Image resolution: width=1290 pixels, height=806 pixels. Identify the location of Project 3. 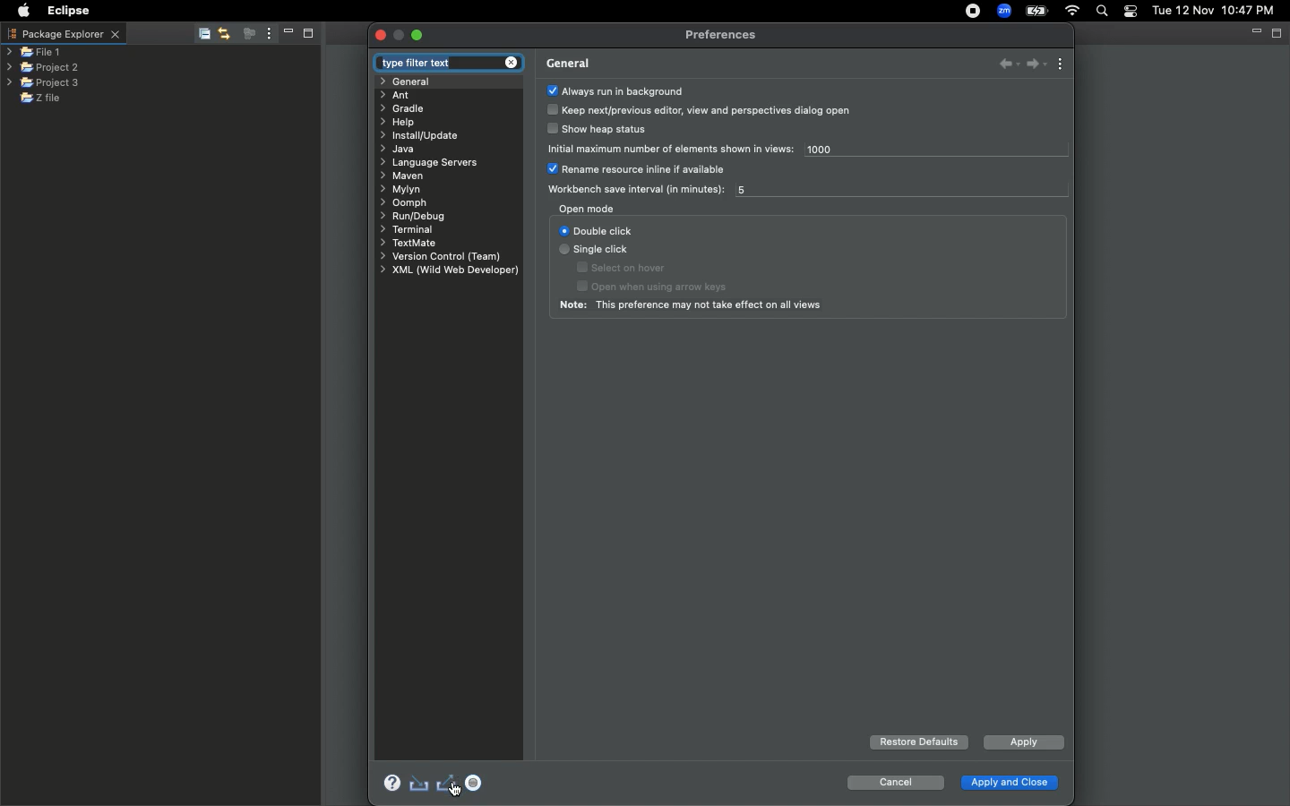
(43, 83).